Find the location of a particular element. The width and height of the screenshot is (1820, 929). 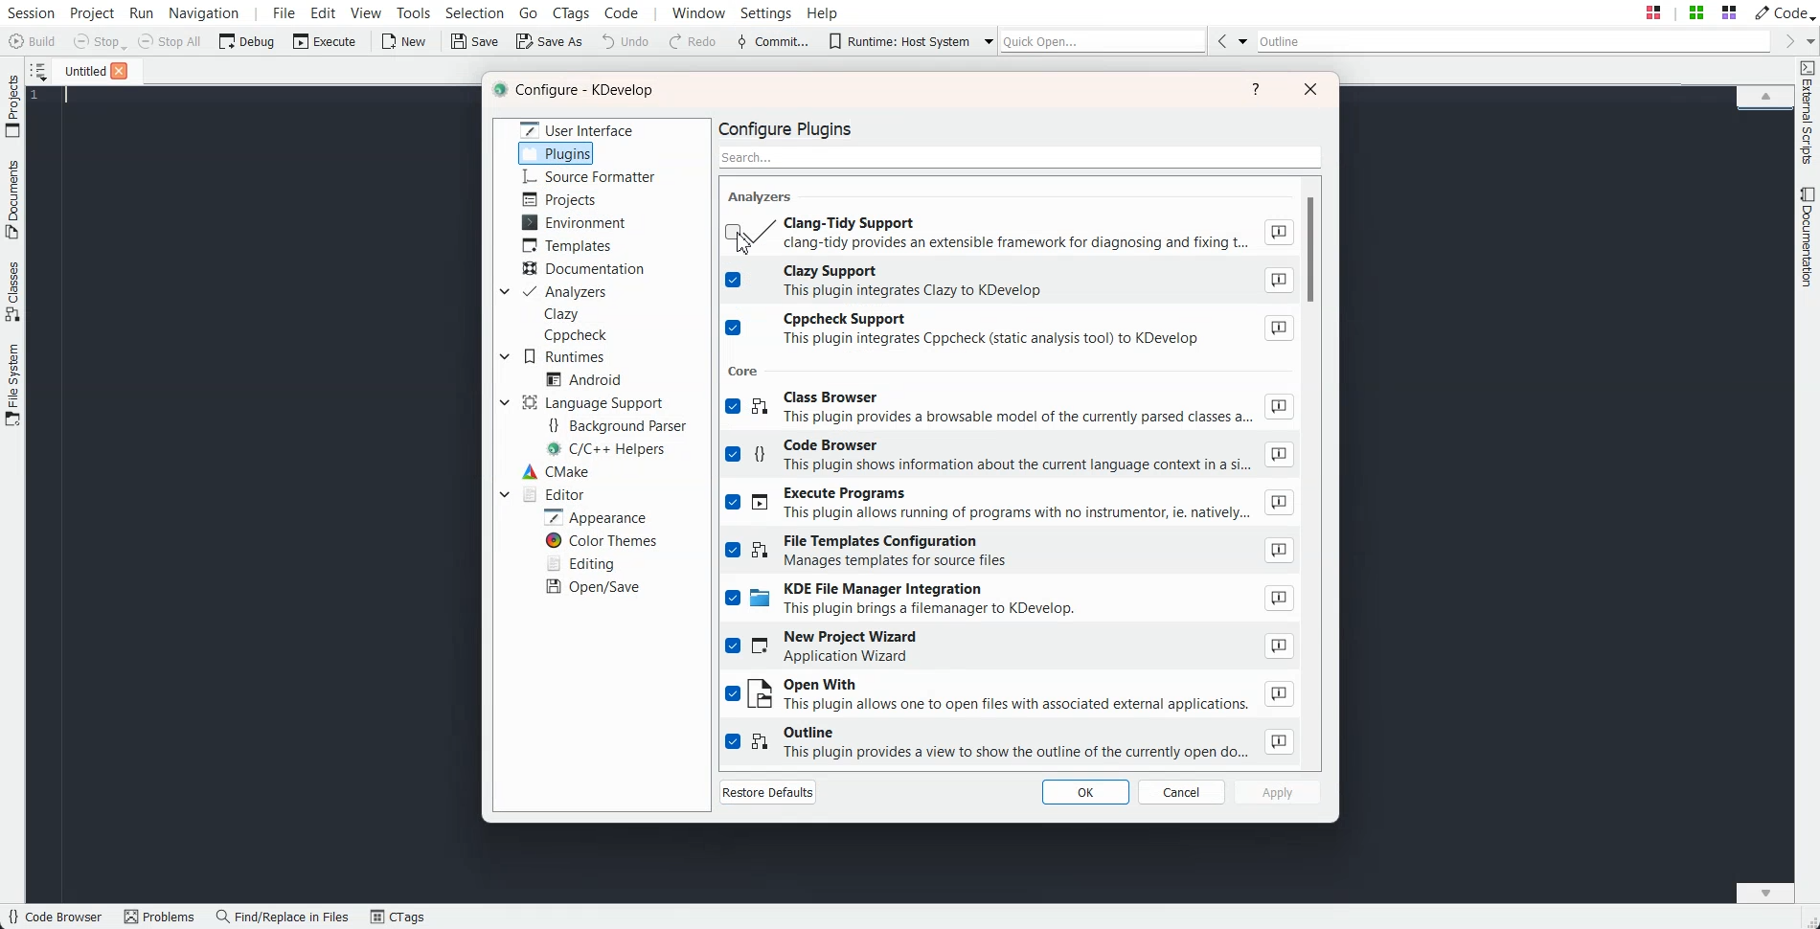

Cppcheck Support is located at coordinates (1011, 330).